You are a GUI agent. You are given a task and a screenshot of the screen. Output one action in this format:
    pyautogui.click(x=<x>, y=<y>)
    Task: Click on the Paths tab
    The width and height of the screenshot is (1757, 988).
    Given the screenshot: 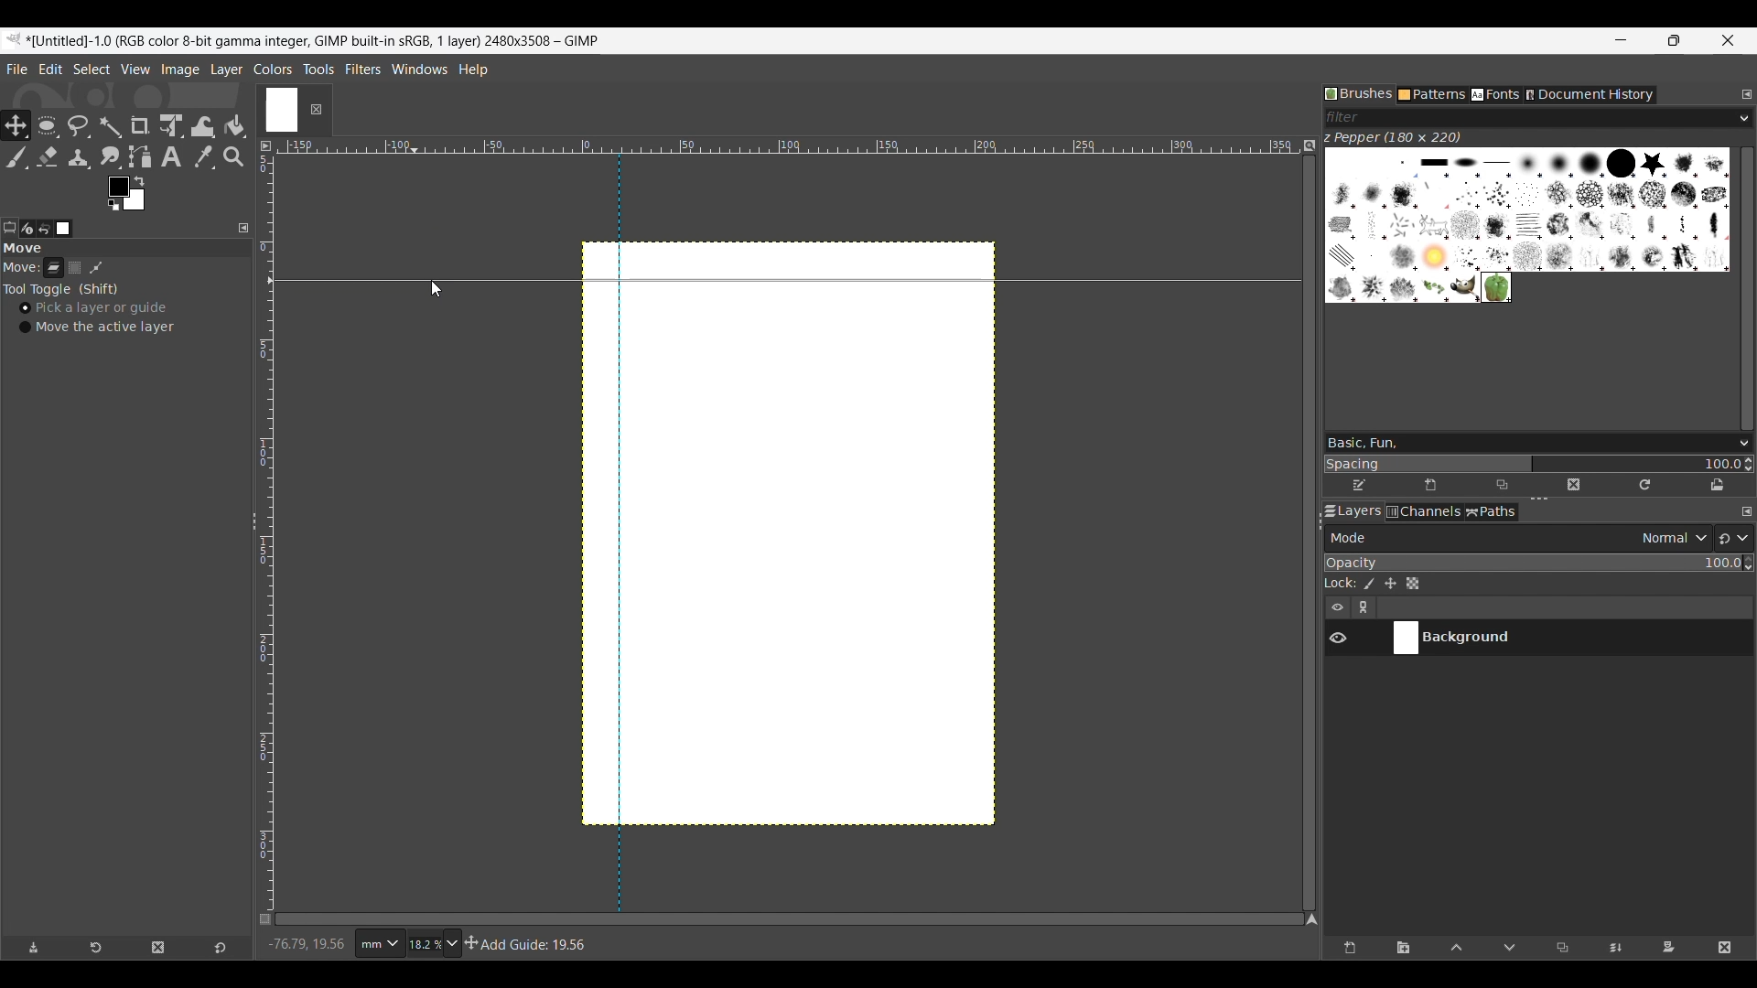 What is the action you would take?
    pyautogui.click(x=1492, y=511)
    